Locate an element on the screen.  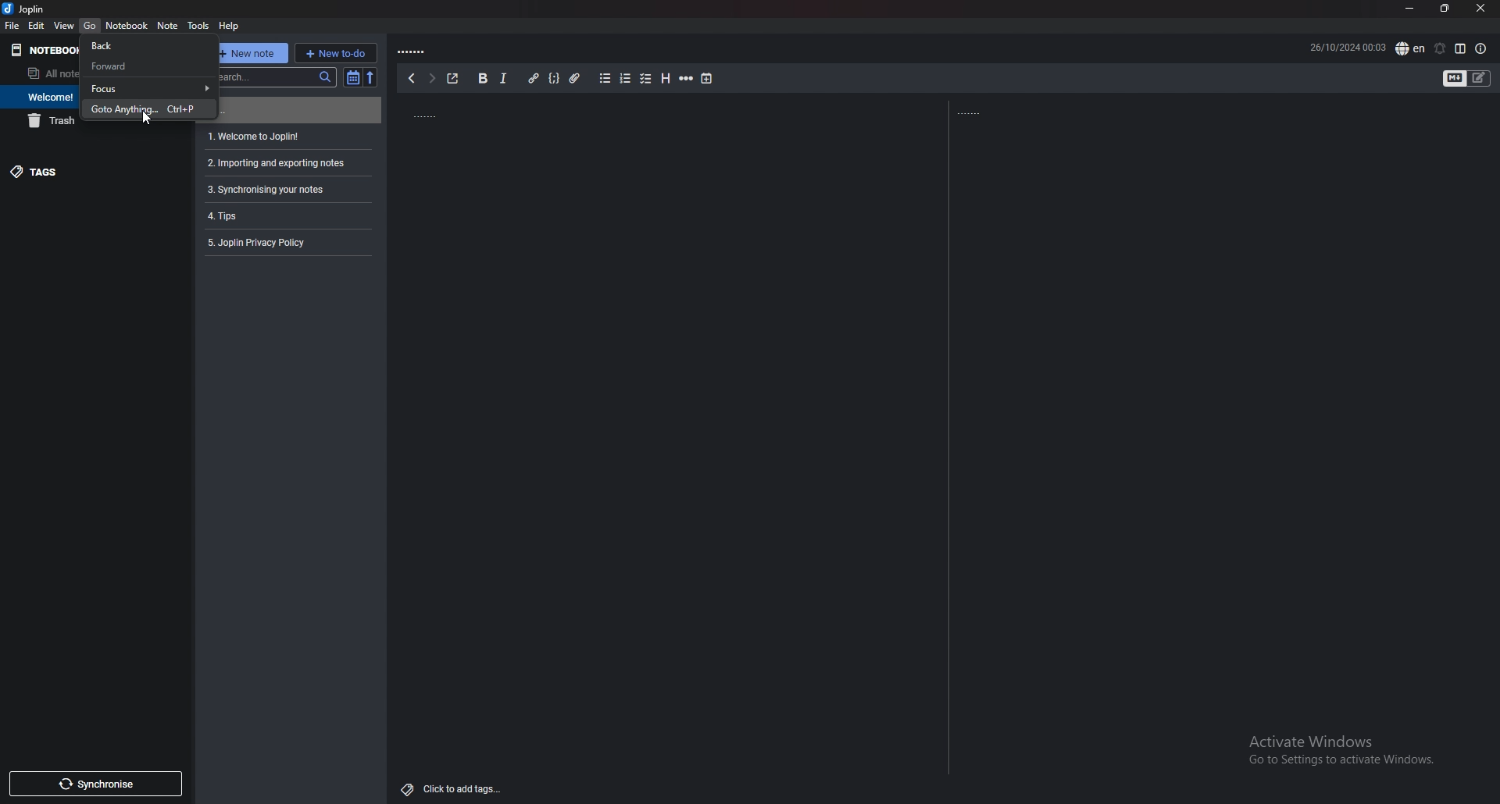
resize is located at coordinates (1448, 9).